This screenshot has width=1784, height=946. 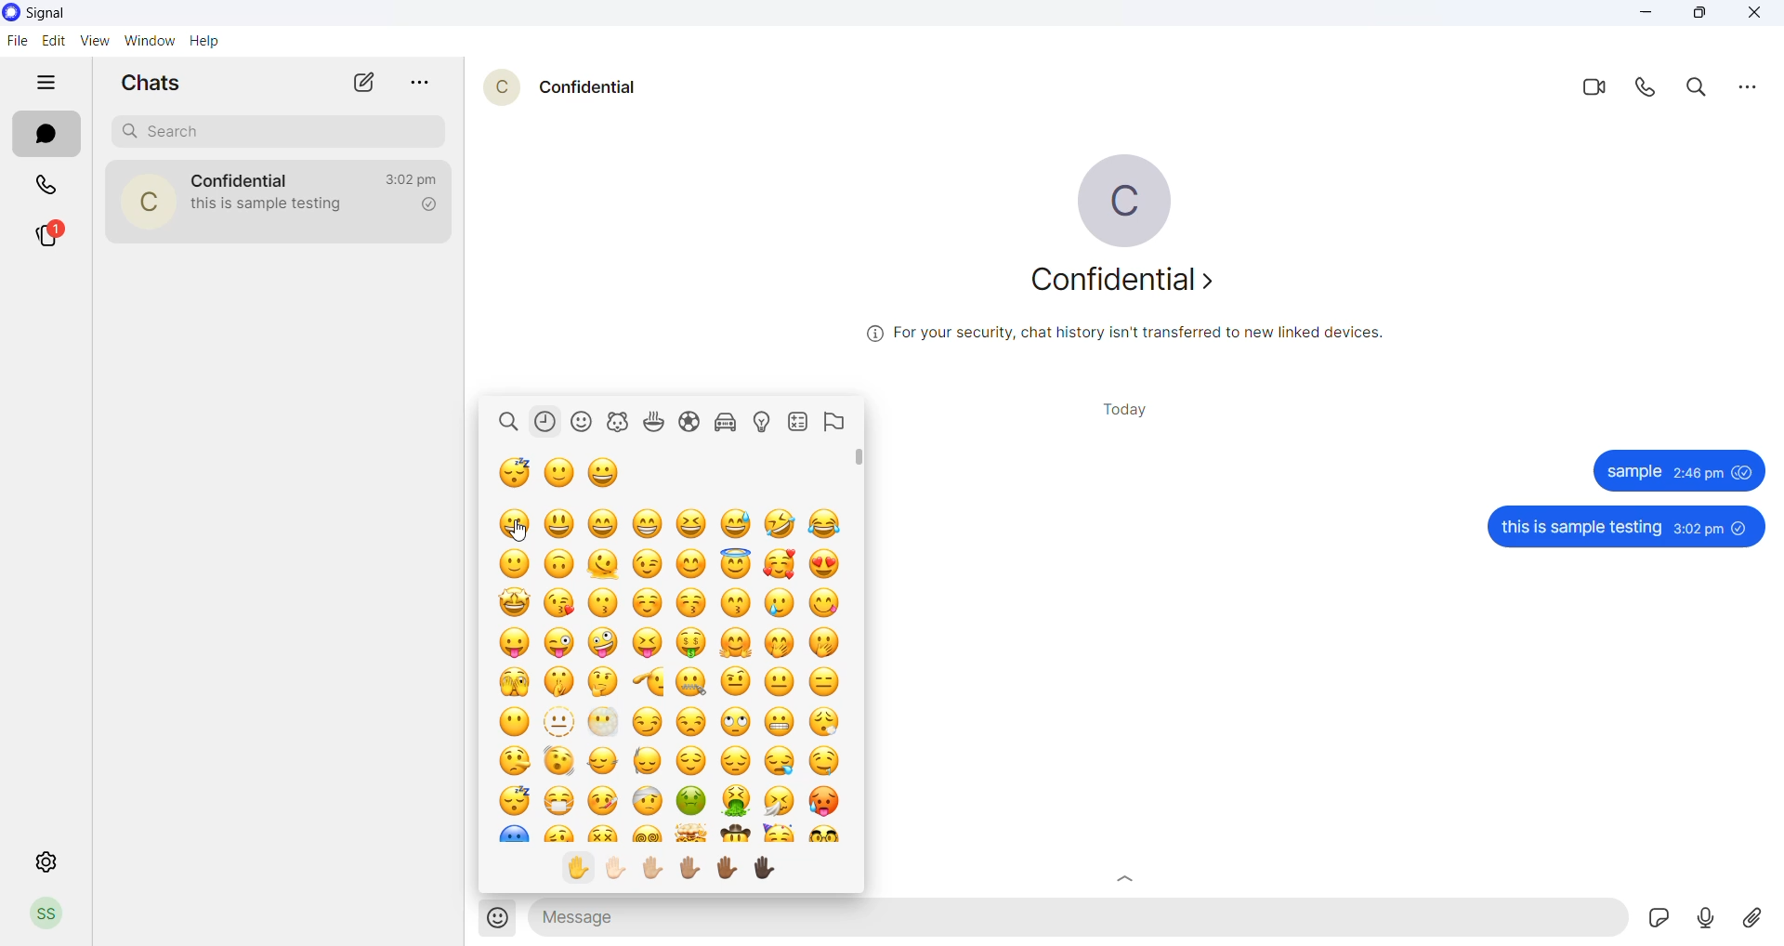 I want to click on this is sample testing, so click(x=1581, y=529).